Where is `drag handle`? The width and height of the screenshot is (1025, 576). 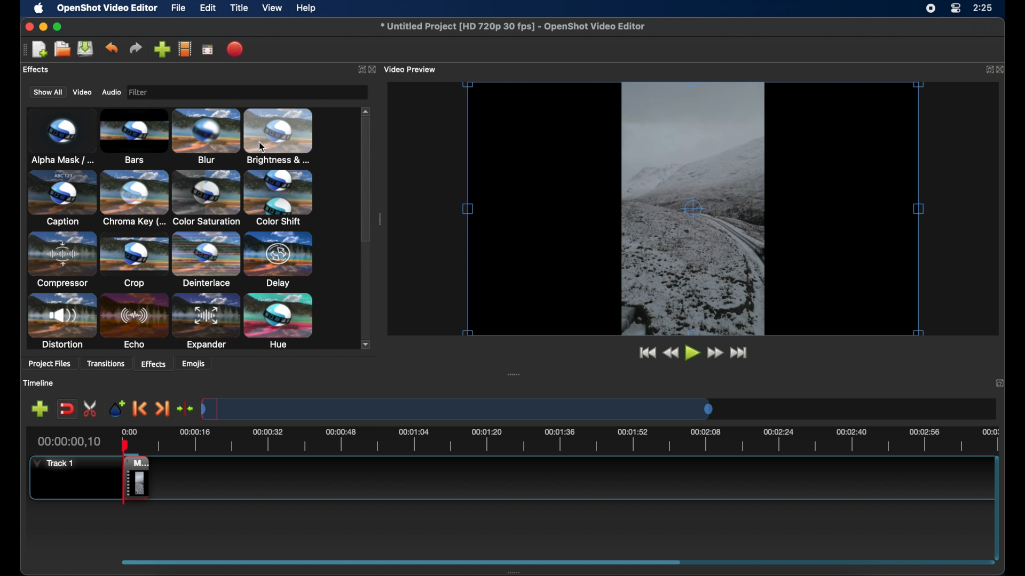 drag handle is located at coordinates (23, 50).